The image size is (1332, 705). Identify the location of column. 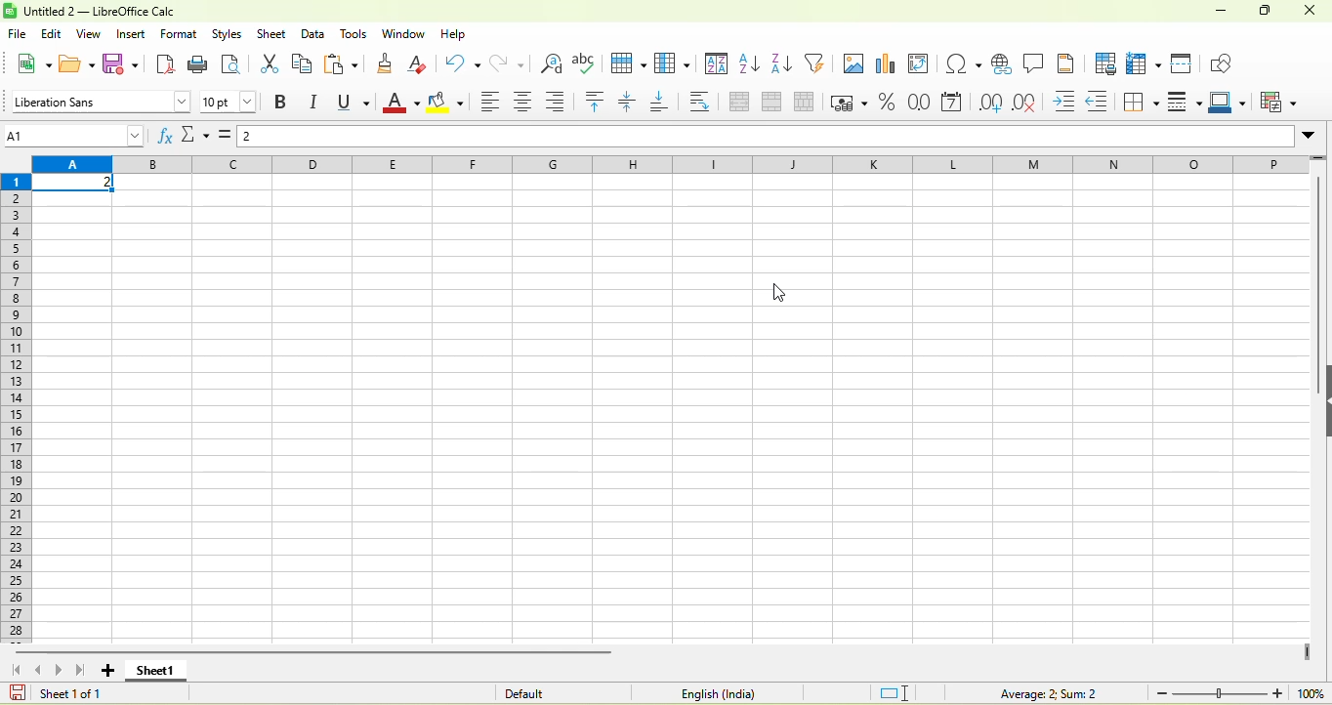
(676, 64).